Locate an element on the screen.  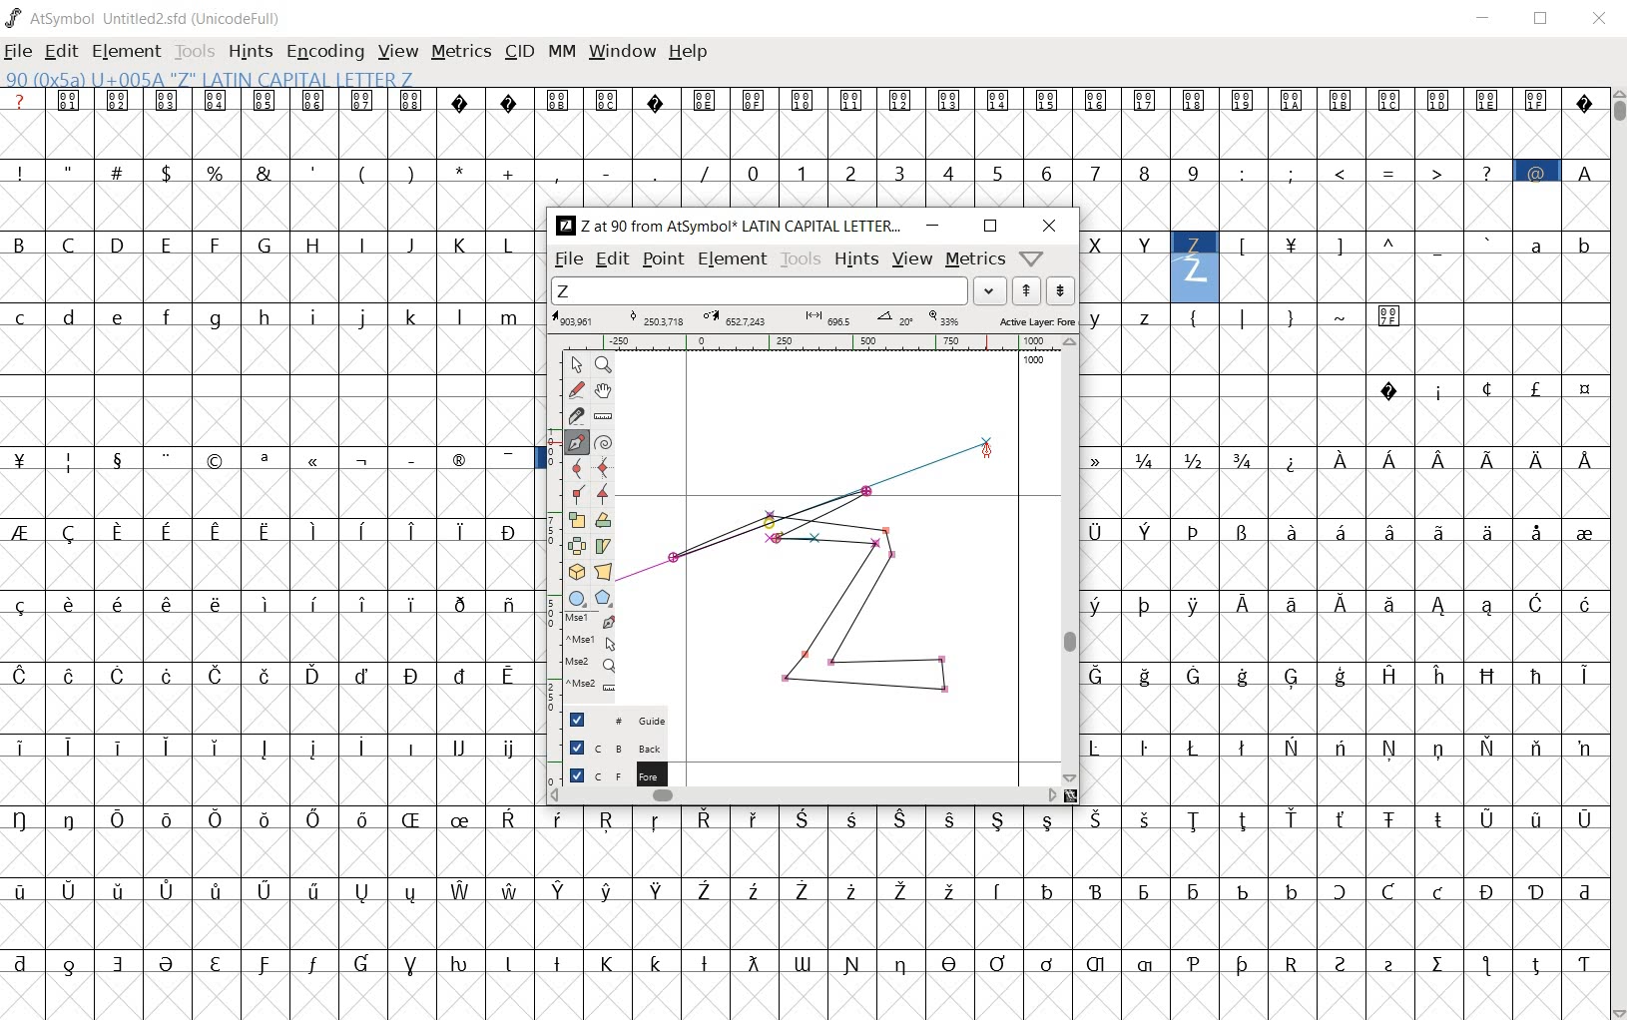
file is located at coordinates (567, 260).